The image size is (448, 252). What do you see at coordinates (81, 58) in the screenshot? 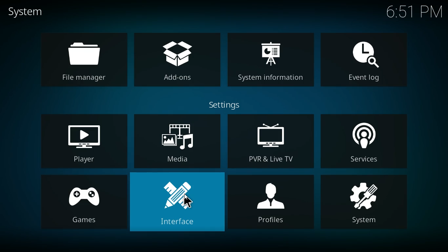
I see `file manager` at bounding box center [81, 58].